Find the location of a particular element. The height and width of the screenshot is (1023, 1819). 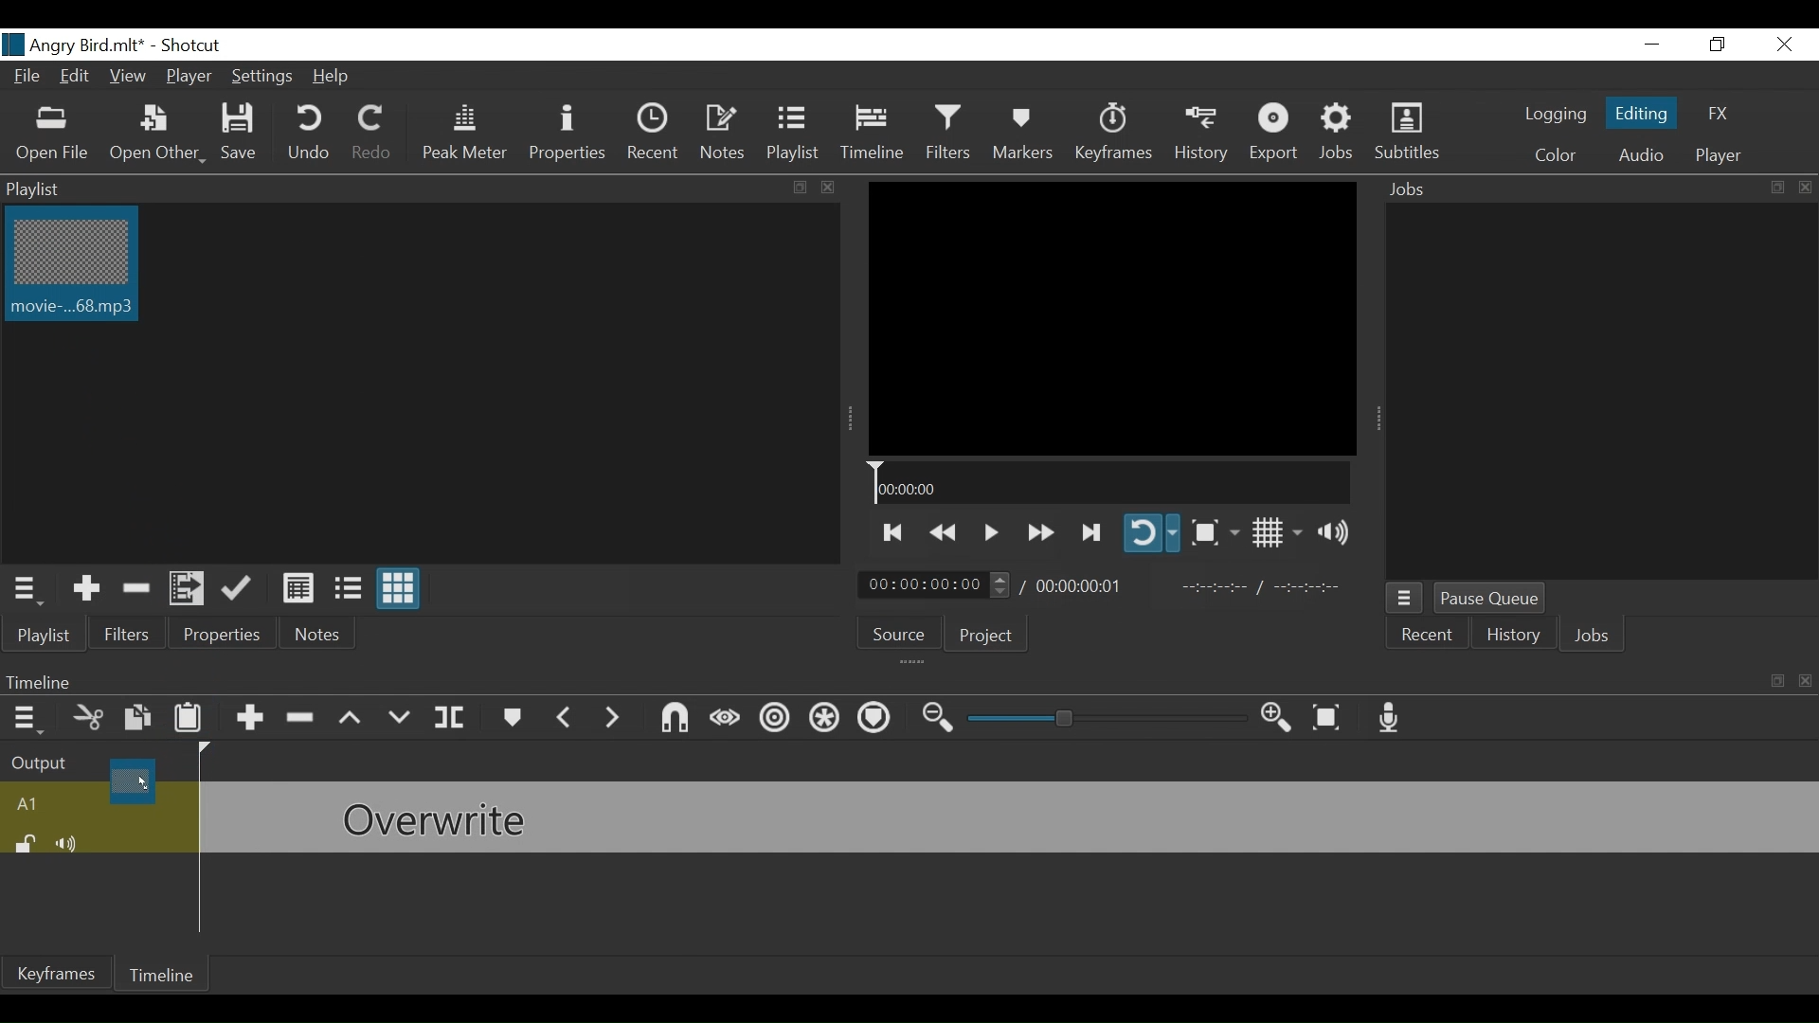

View as files is located at coordinates (346, 590).